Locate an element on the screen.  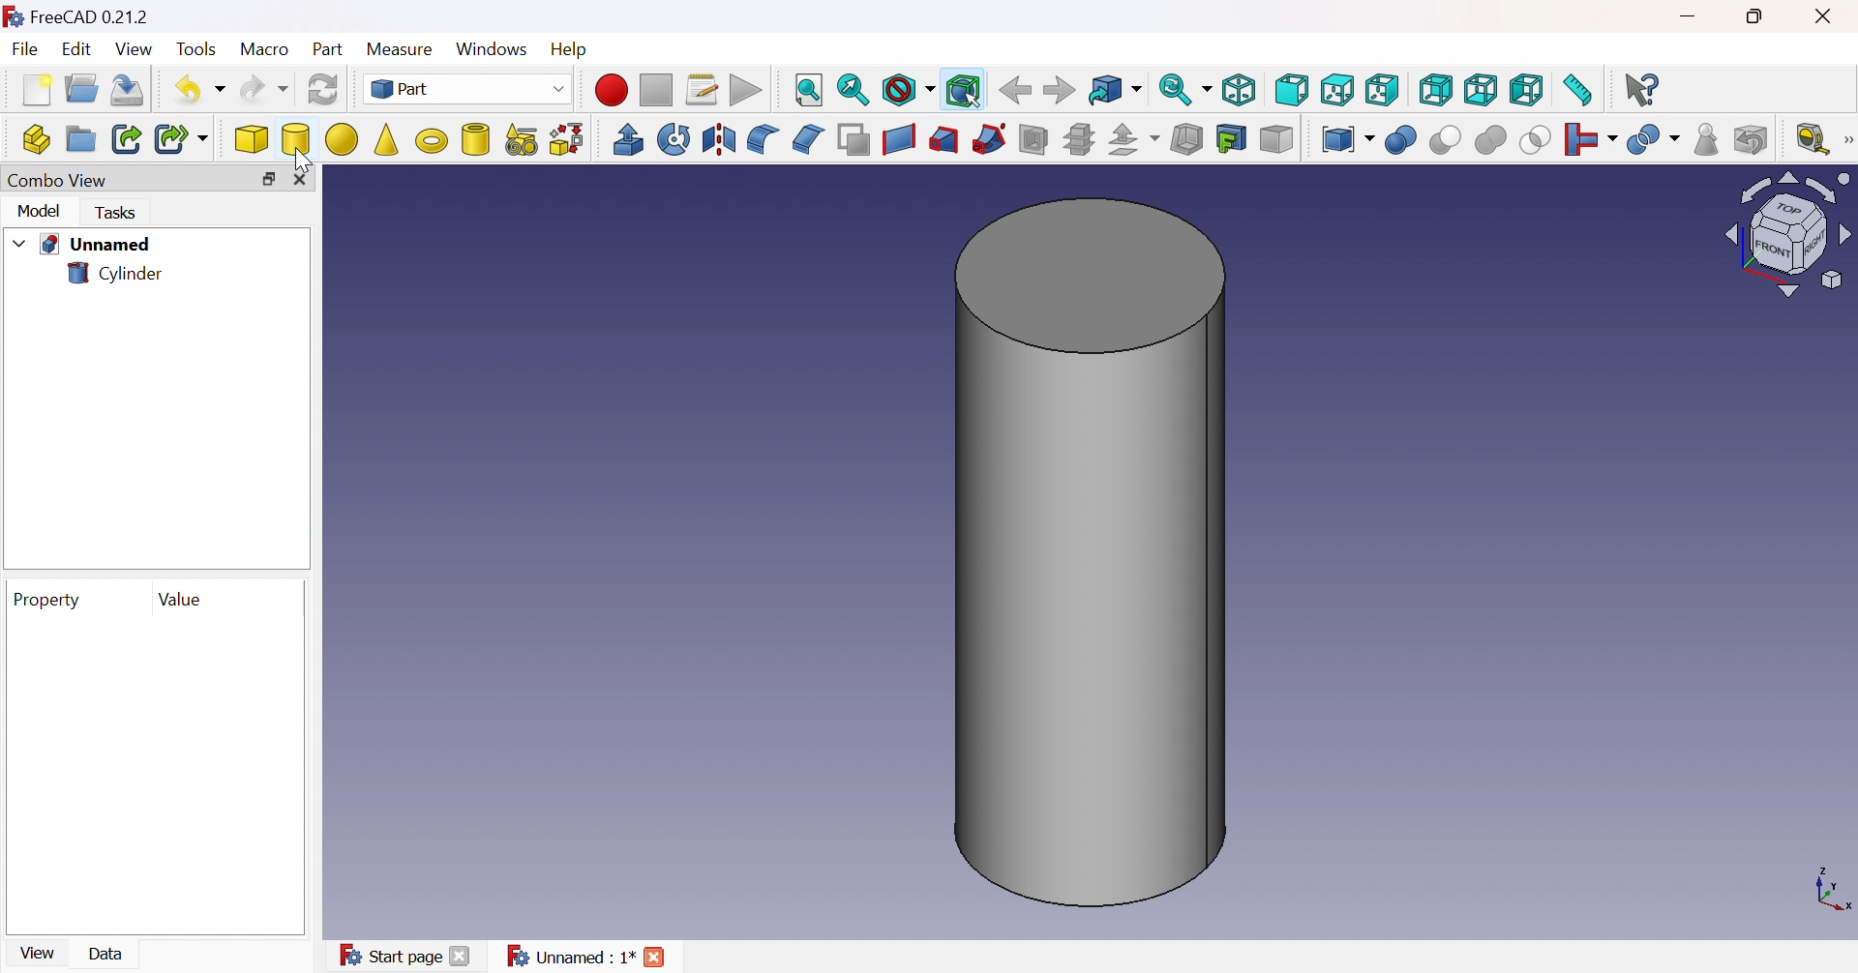
Extrude is located at coordinates (627, 139).